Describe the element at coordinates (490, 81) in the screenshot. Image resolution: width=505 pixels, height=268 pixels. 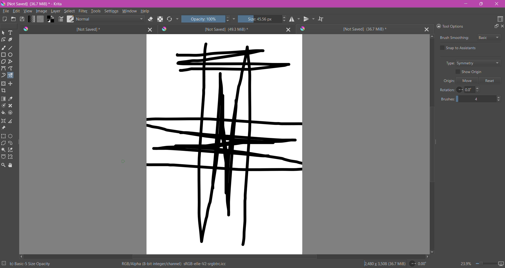
I see `Reset` at that location.